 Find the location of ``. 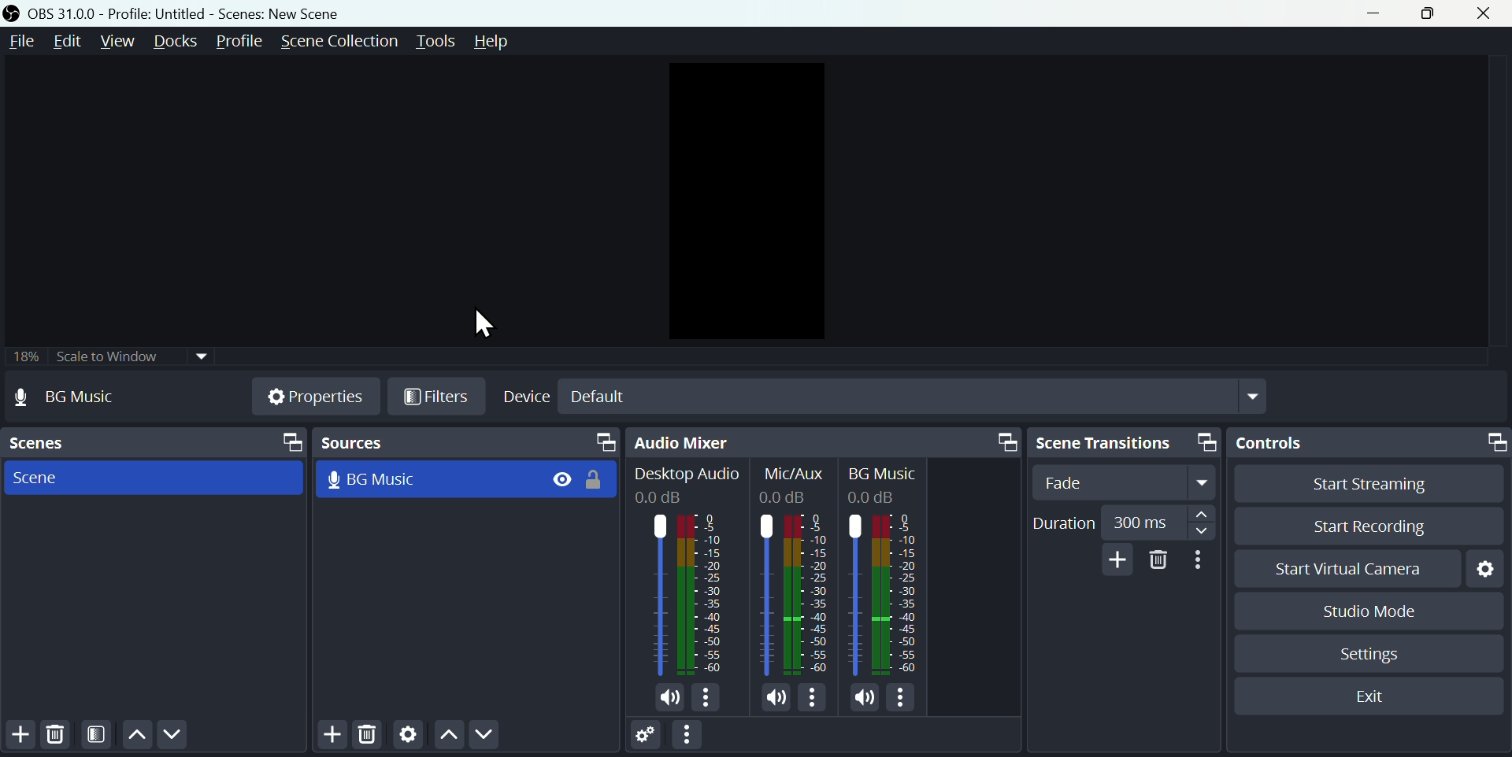

 is located at coordinates (796, 593).